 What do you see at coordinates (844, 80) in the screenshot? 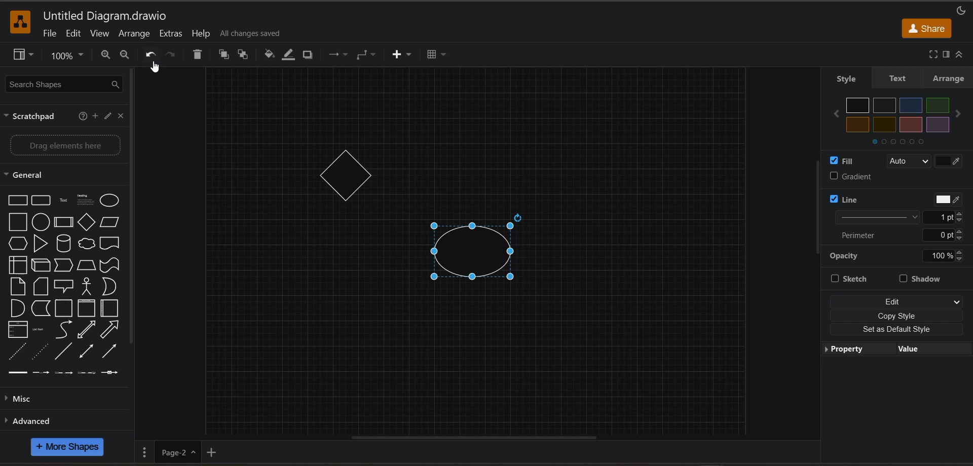
I see `style` at bounding box center [844, 80].